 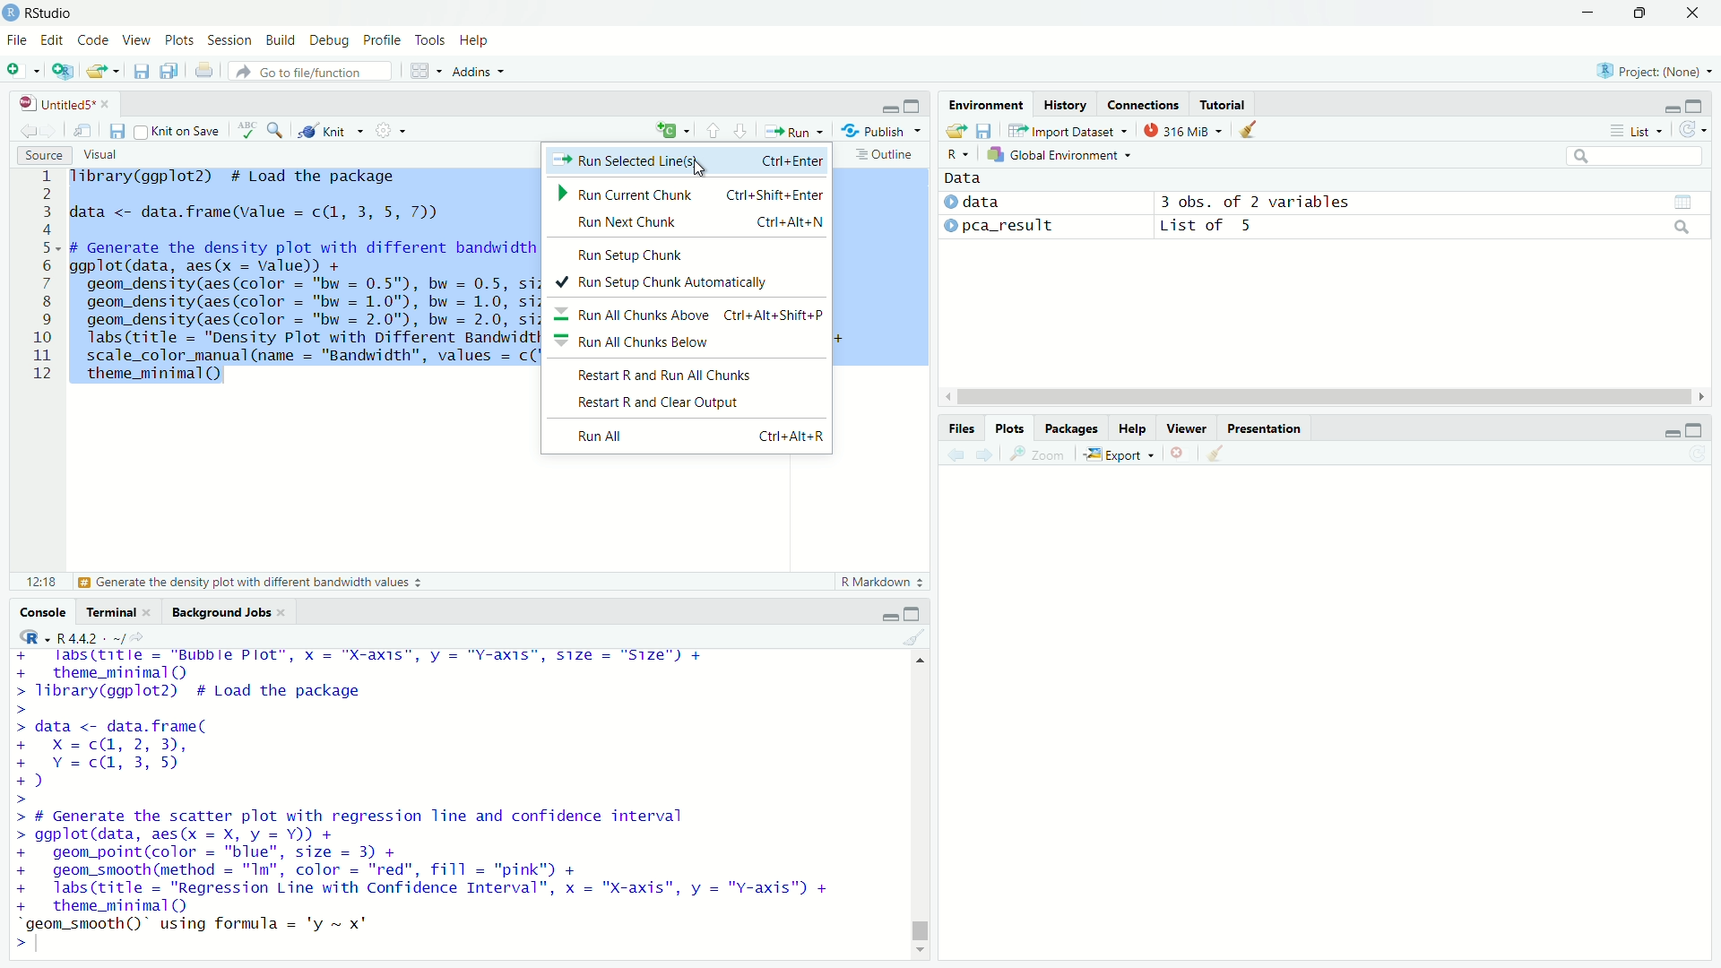 I want to click on minimize, so click(x=887, y=105).